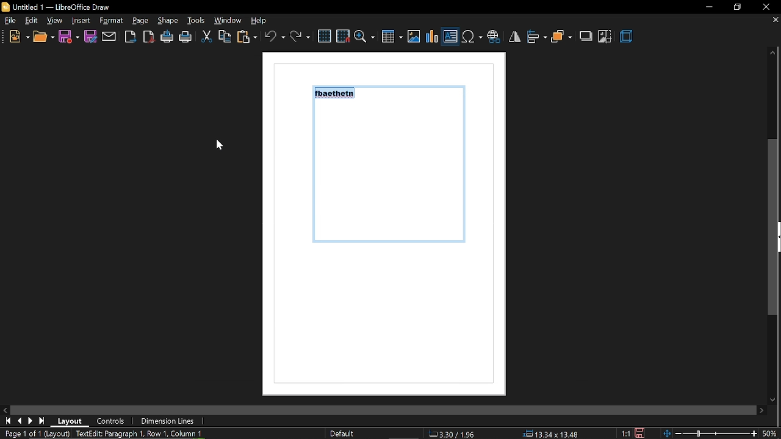 This screenshot has width=781, height=439. Describe the element at coordinates (167, 36) in the screenshot. I see `print directly` at that location.